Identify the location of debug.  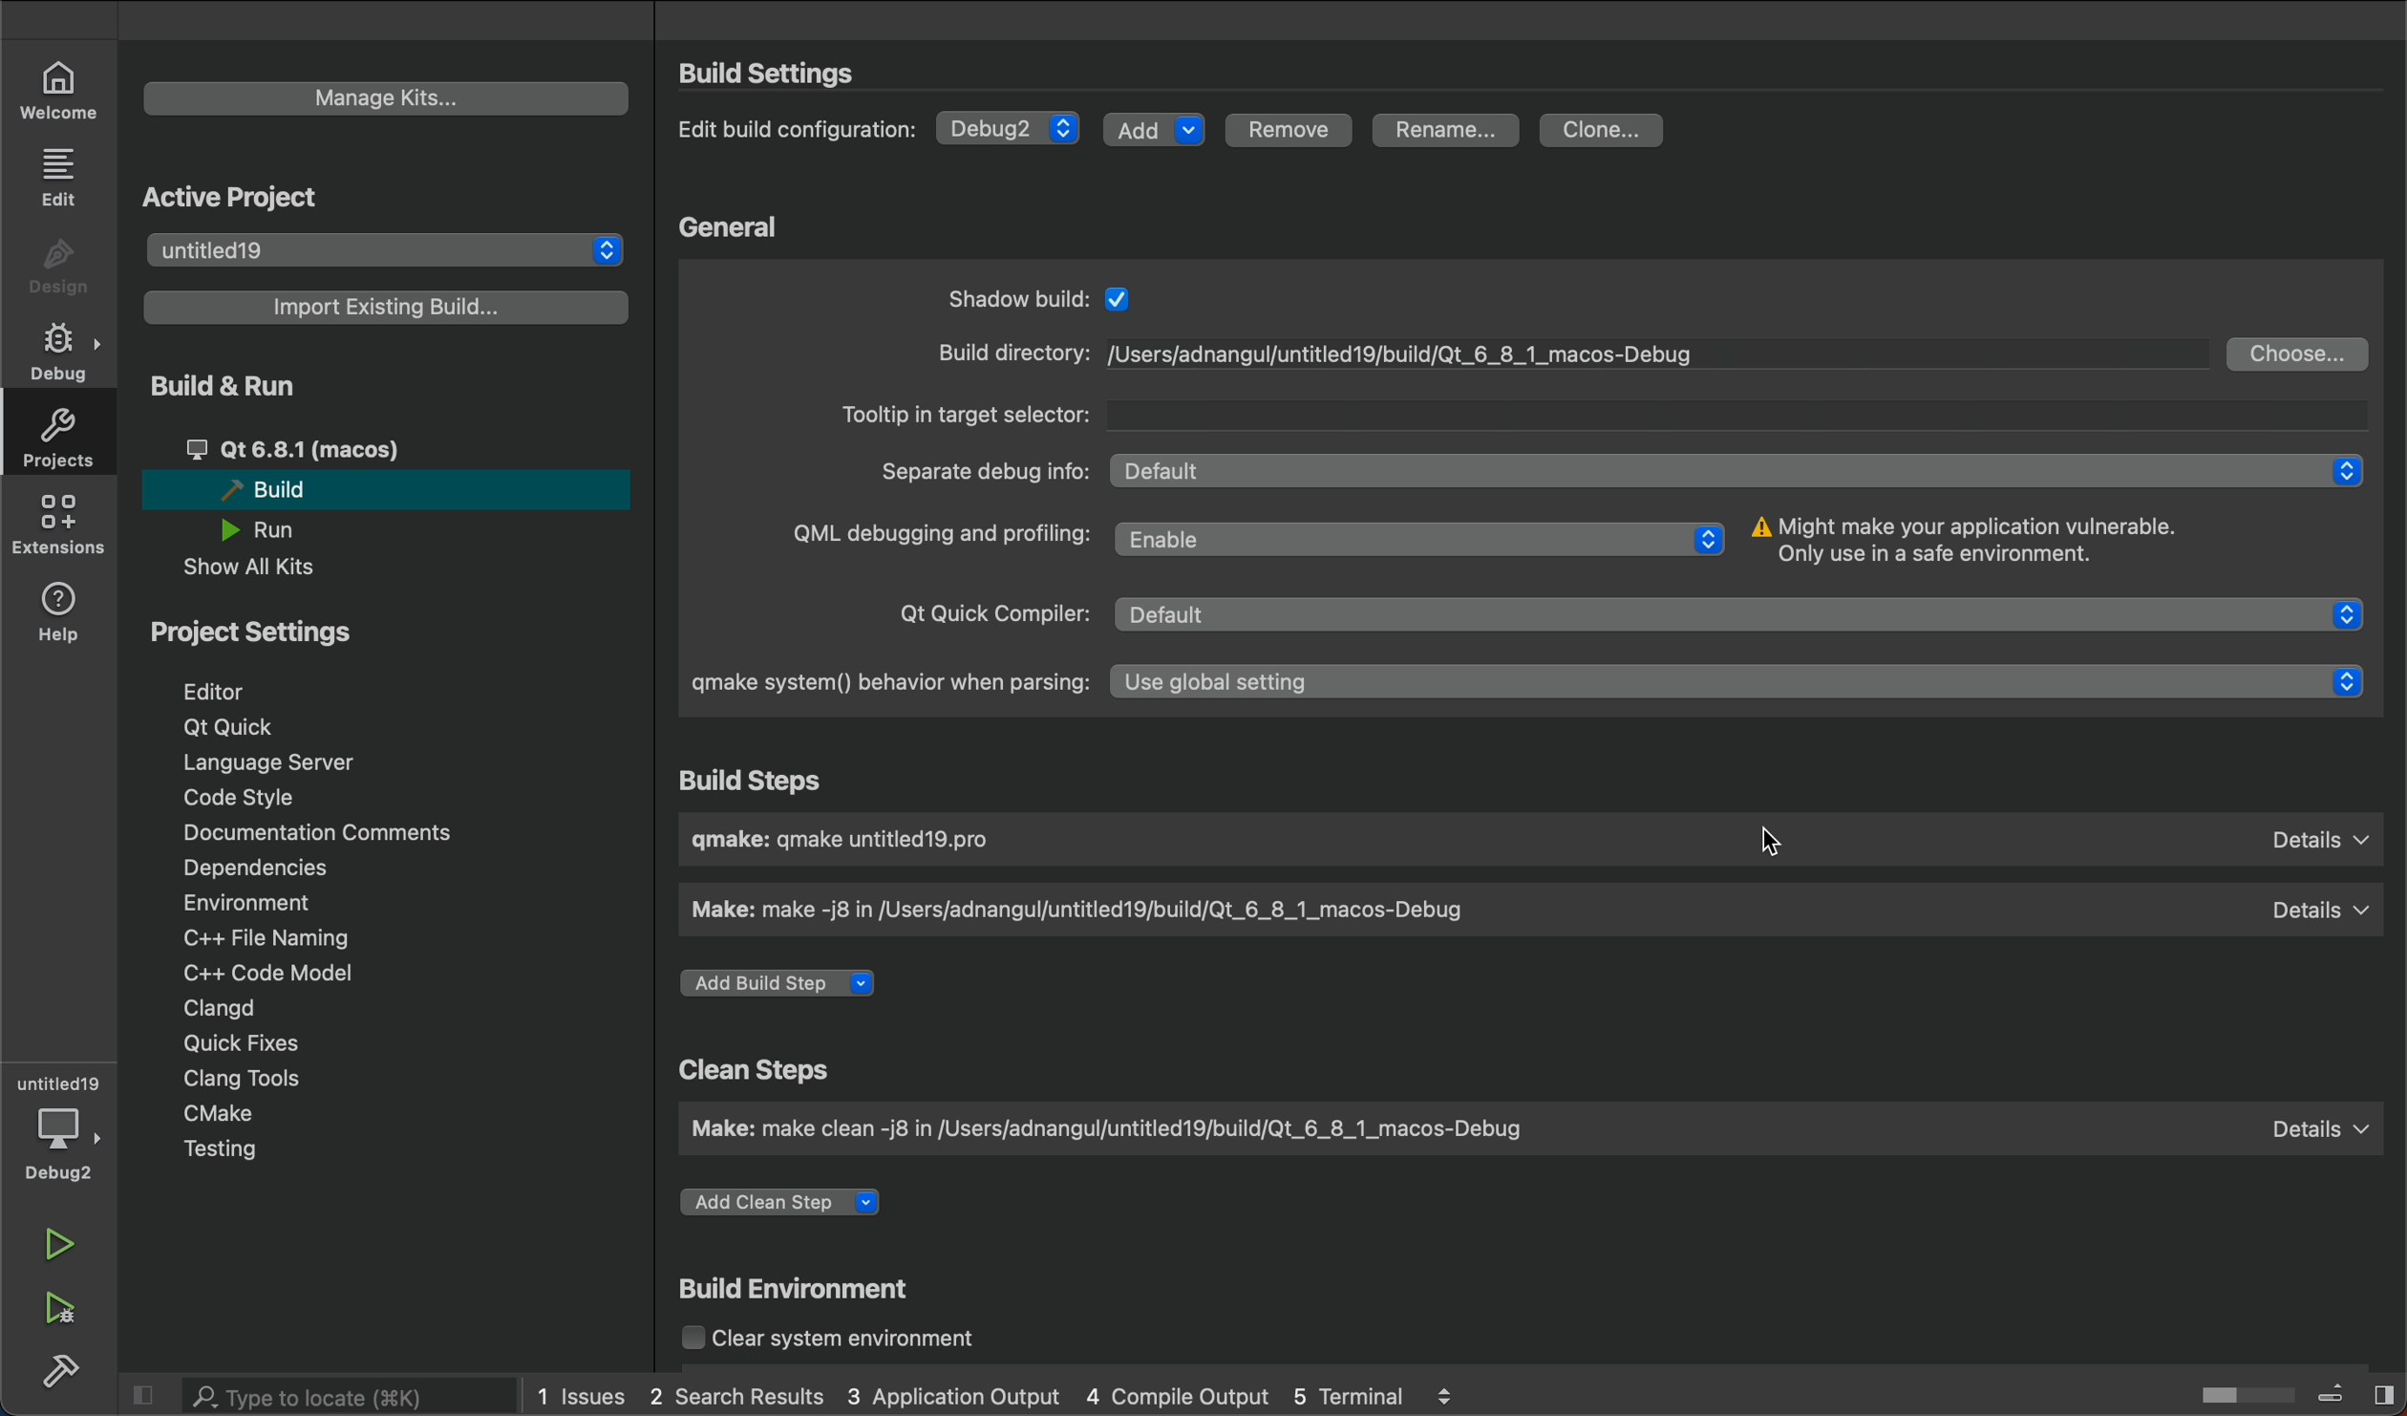
(1010, 127).